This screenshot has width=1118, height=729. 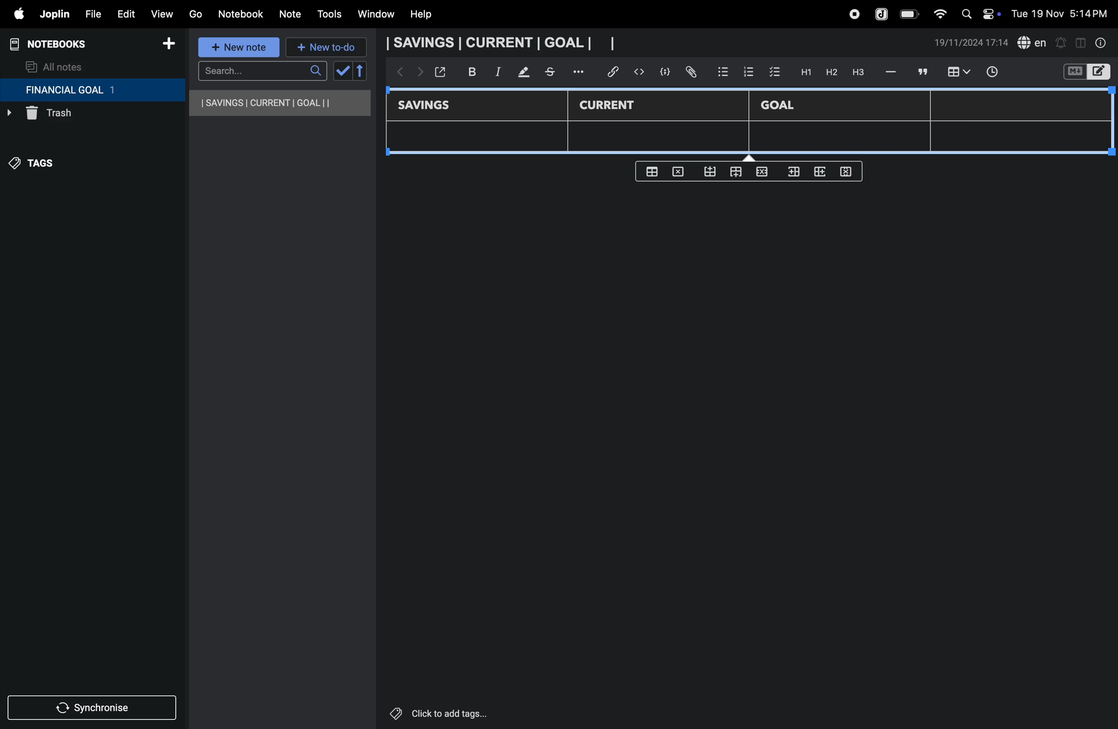 I want to click on joplin, so click(x=882, y=13).